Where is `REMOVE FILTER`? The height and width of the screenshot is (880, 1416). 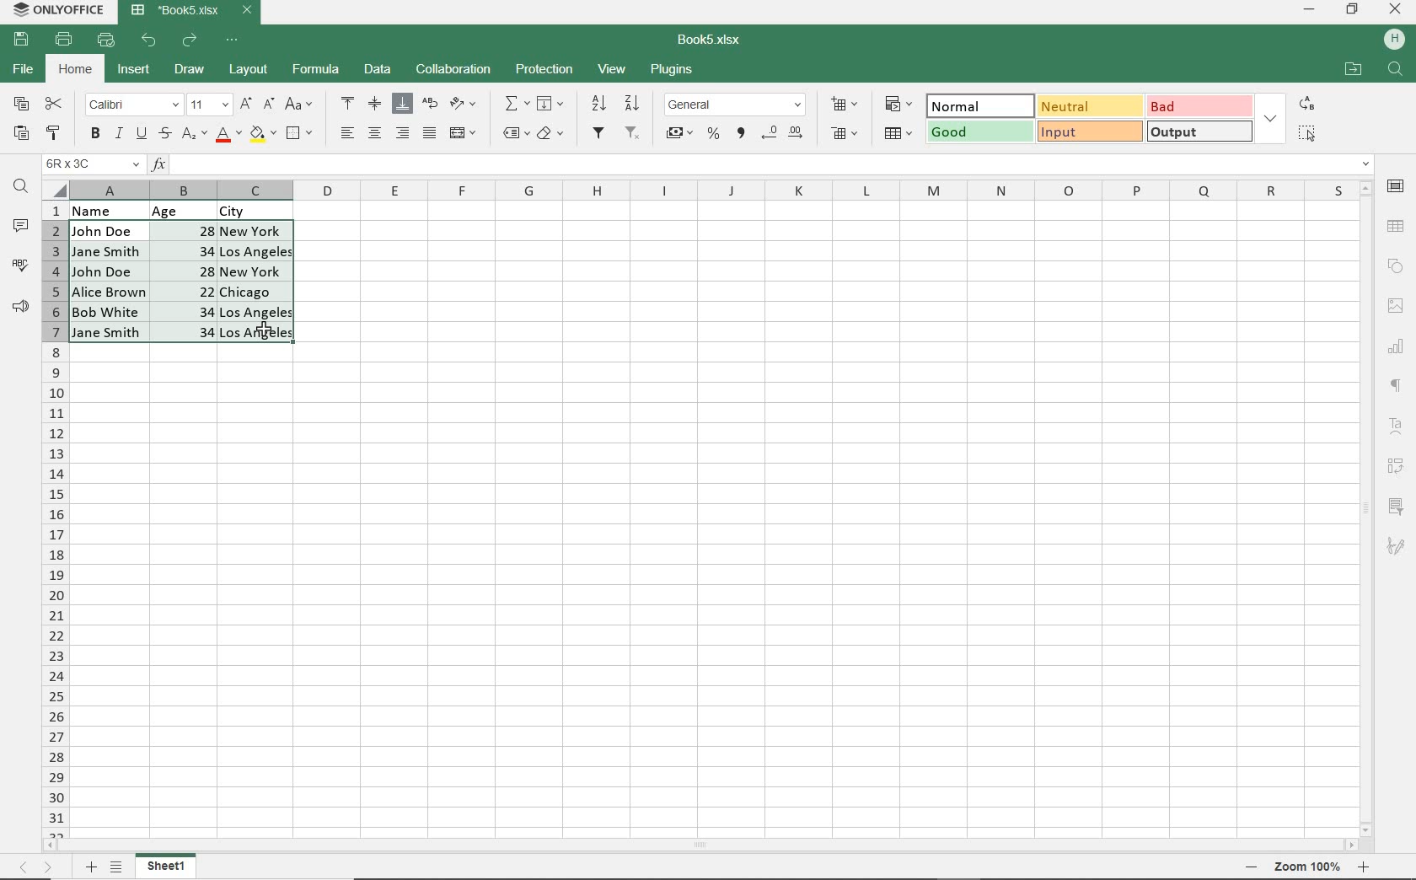
REMOVE FILTER is located at coordinates (634, 131).